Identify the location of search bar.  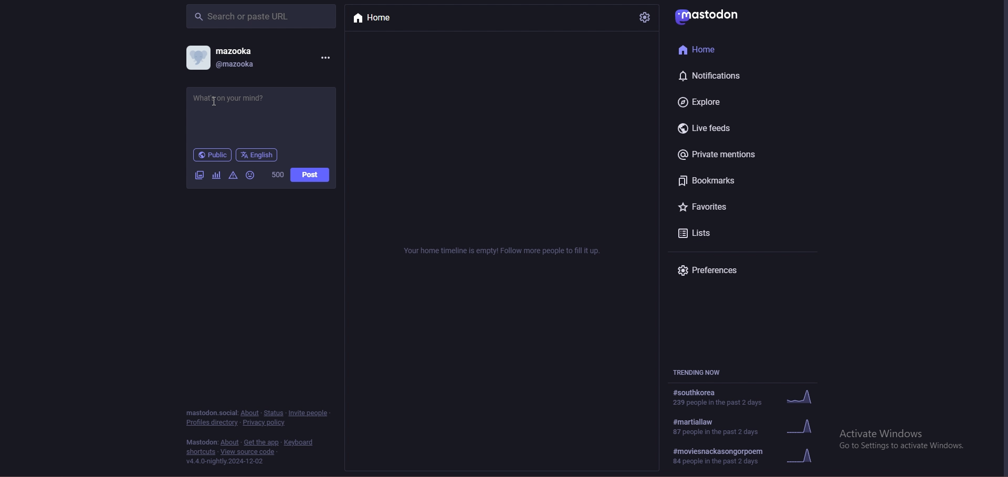
(261, 16).